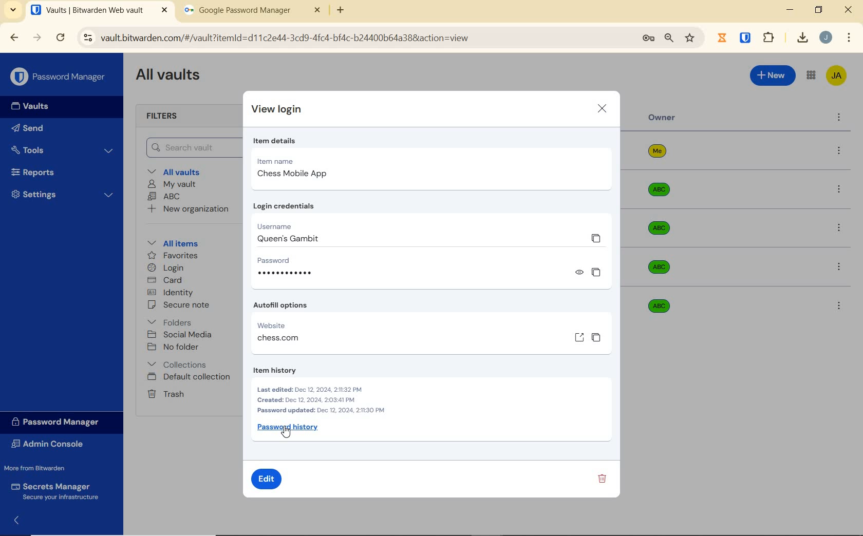  Describe the element at coordinates (838, 78) in the screenshot. I see `Bitwarden Account` at that location.